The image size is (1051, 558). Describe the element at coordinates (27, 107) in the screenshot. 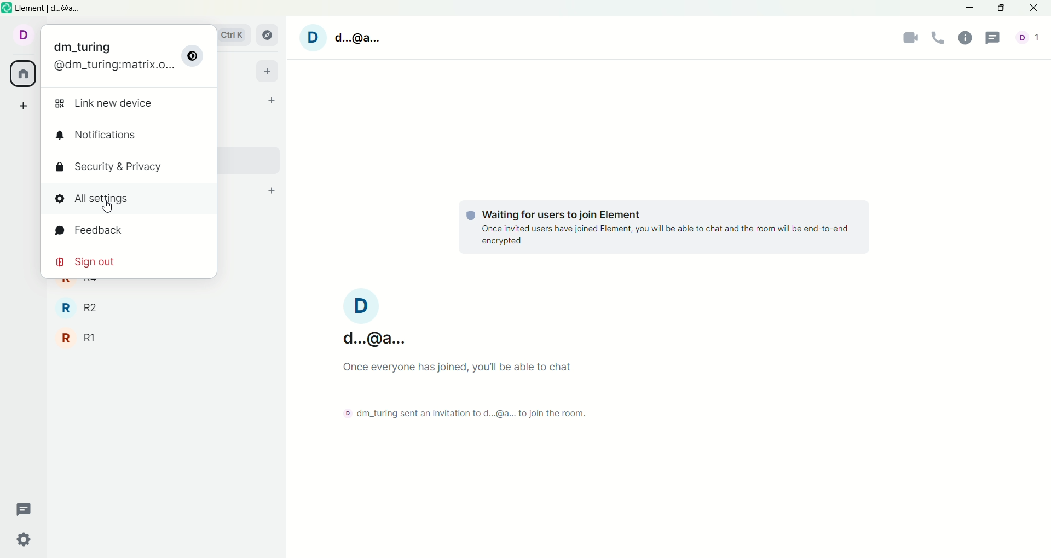

I see `create a space` at that location.